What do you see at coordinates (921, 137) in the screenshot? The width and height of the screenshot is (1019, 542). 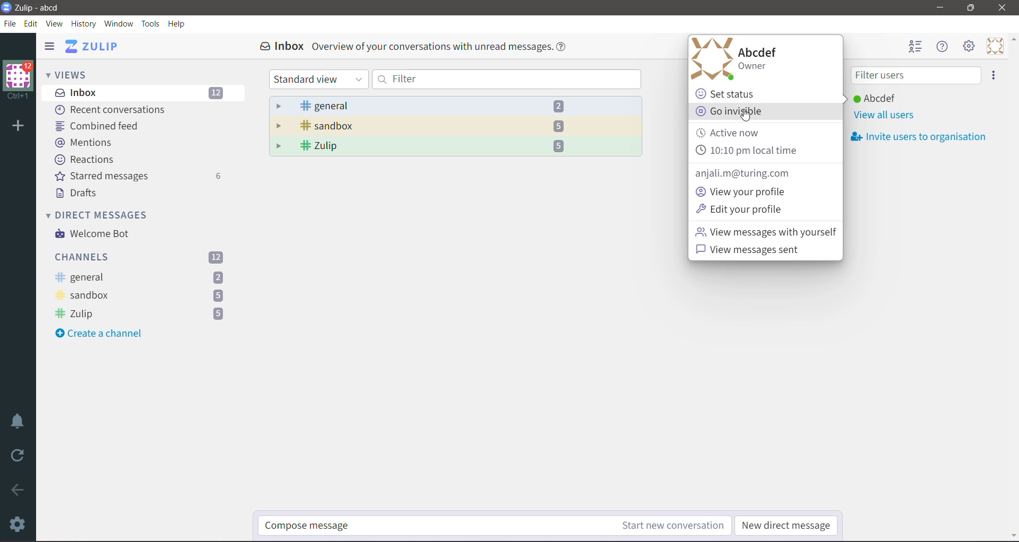 I see `Invite users to oraganization` at bounding box center [921, 137].